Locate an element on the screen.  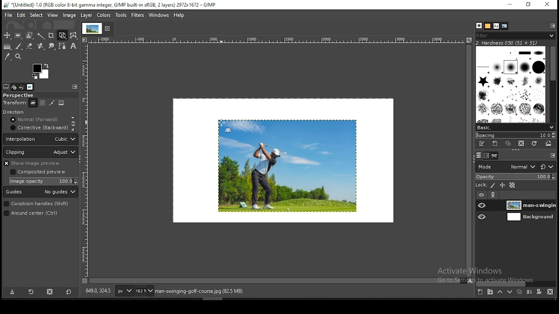
minimize is located at coordinates (510, 4).